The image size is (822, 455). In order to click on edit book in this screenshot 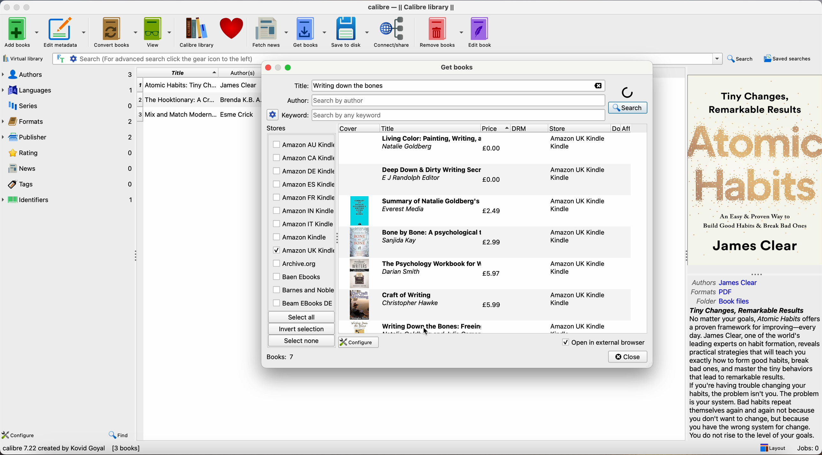, I will do `click(481, 32)`.